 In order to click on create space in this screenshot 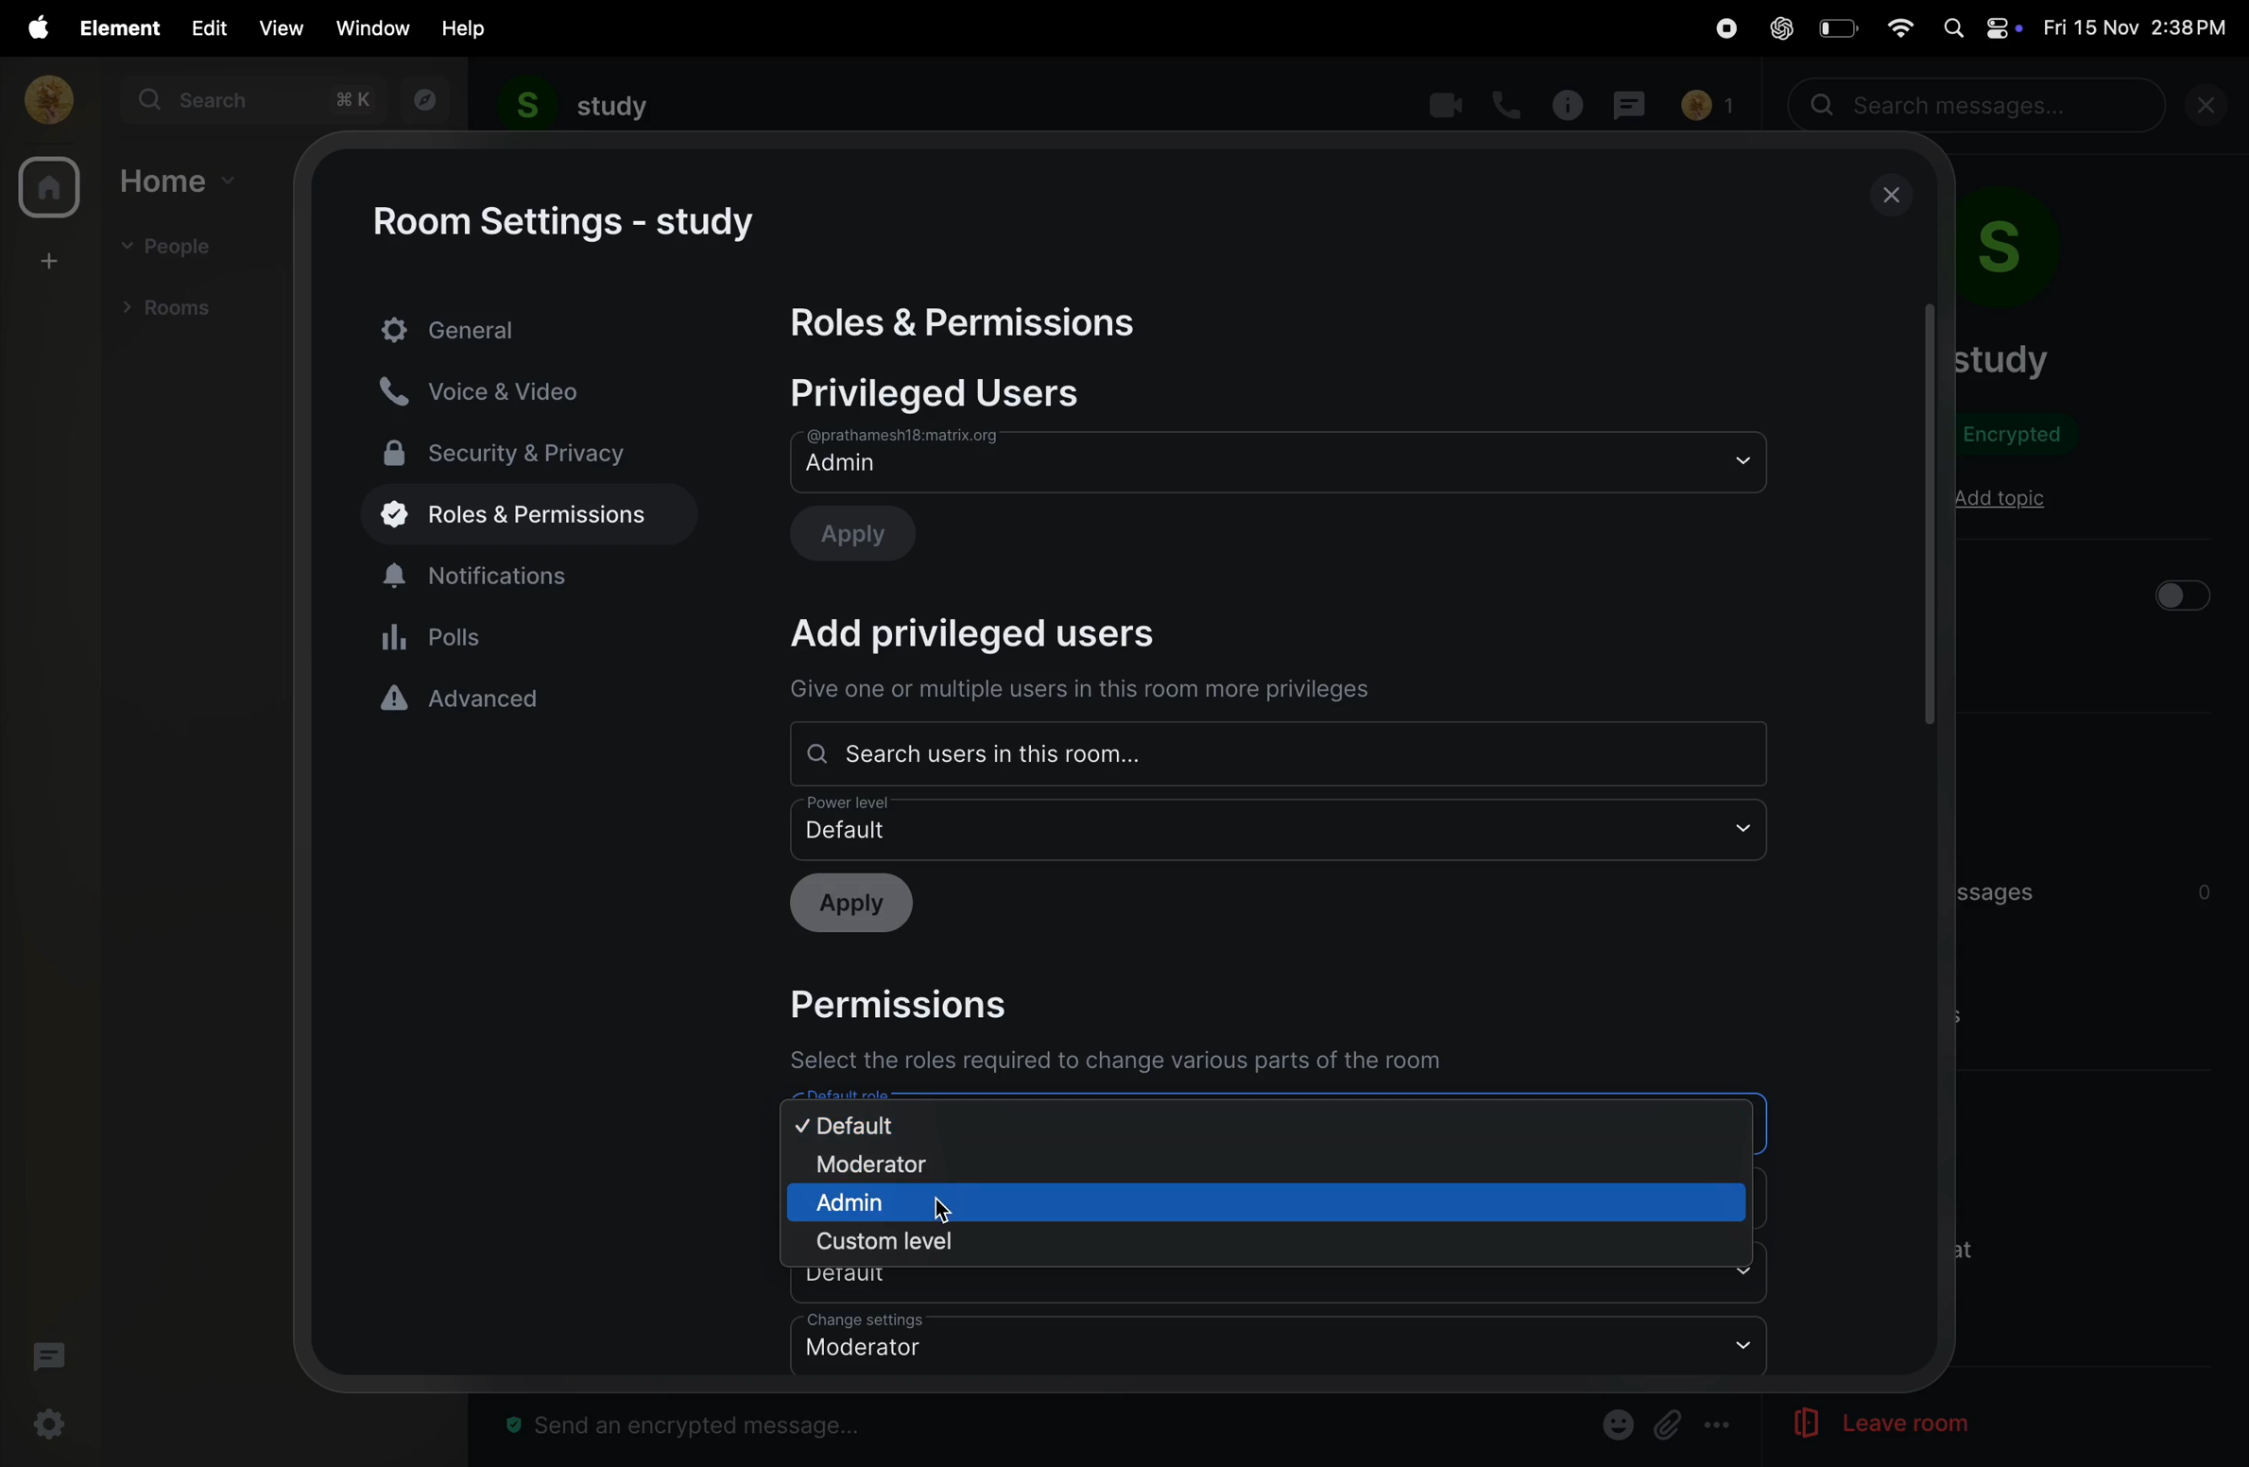, I will do `click(45, 259)`.